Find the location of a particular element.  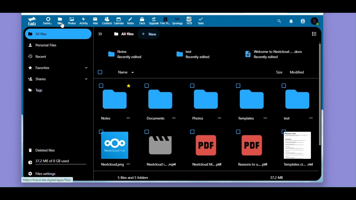

All files is located at coordinates (125, 34).